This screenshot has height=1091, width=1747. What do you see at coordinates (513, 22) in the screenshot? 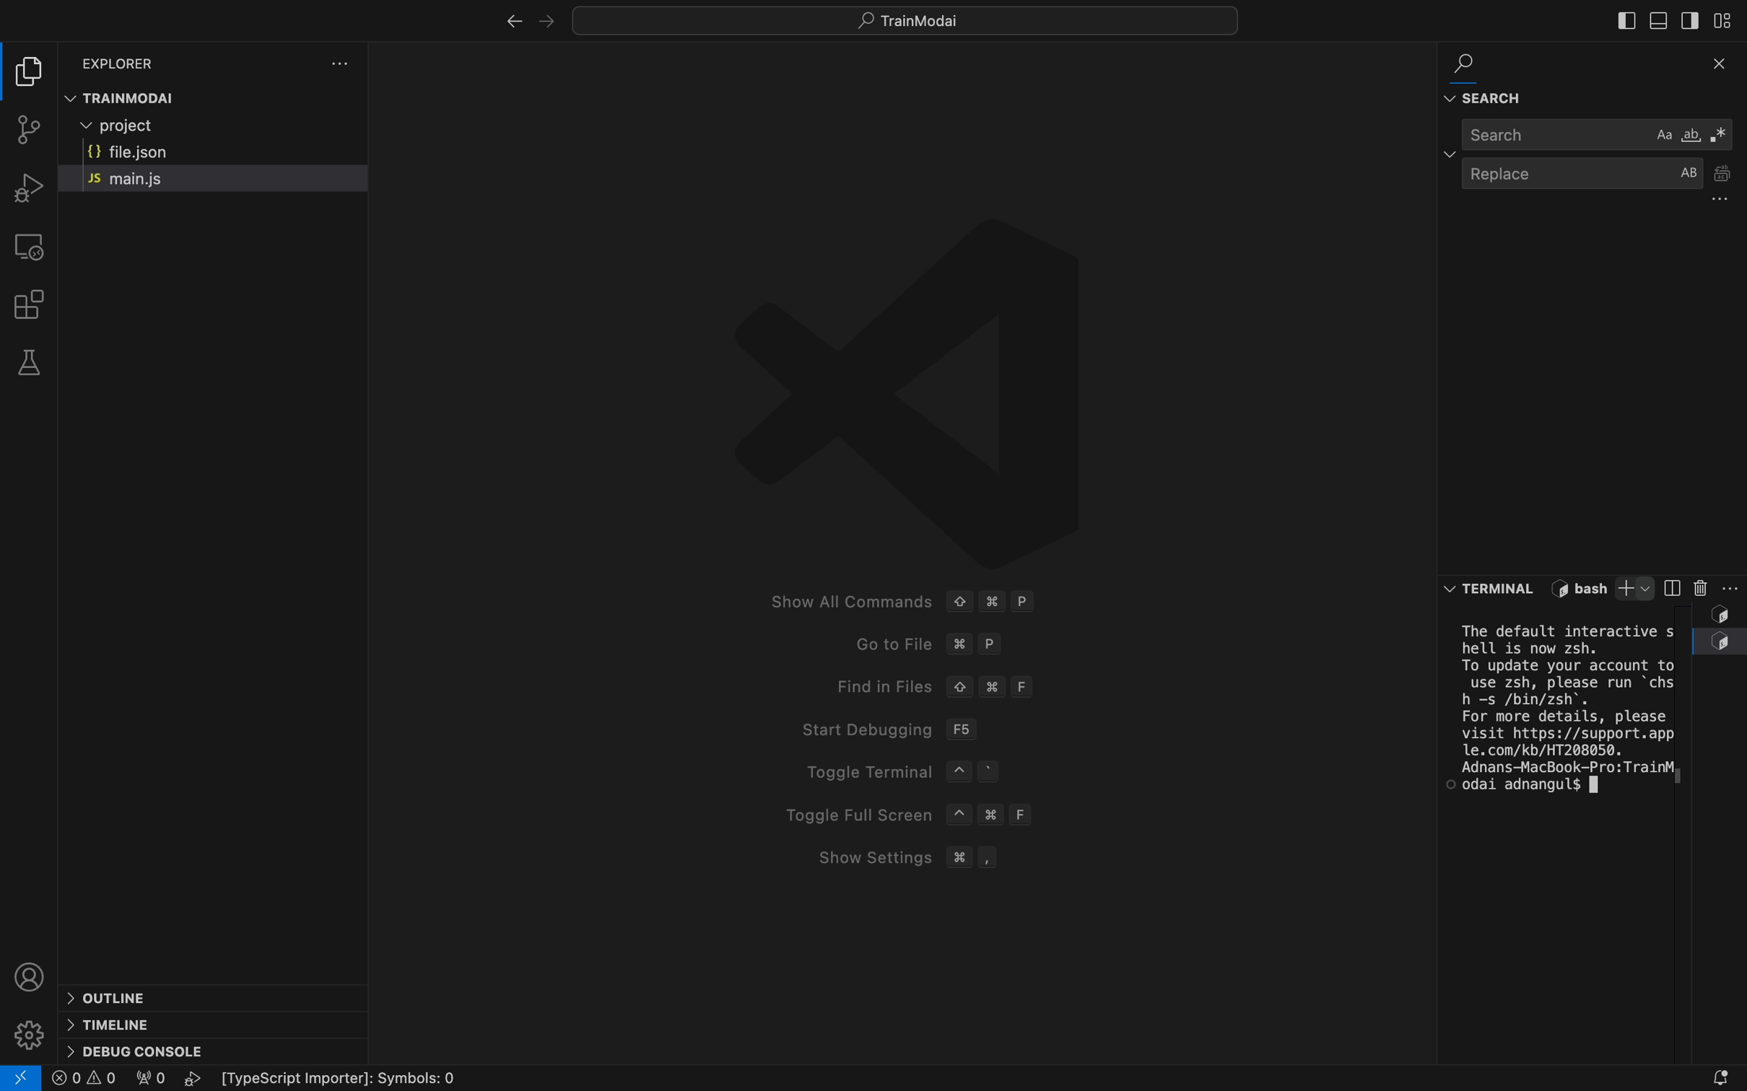
I see `arrow left` at bounding box center [513, 22].